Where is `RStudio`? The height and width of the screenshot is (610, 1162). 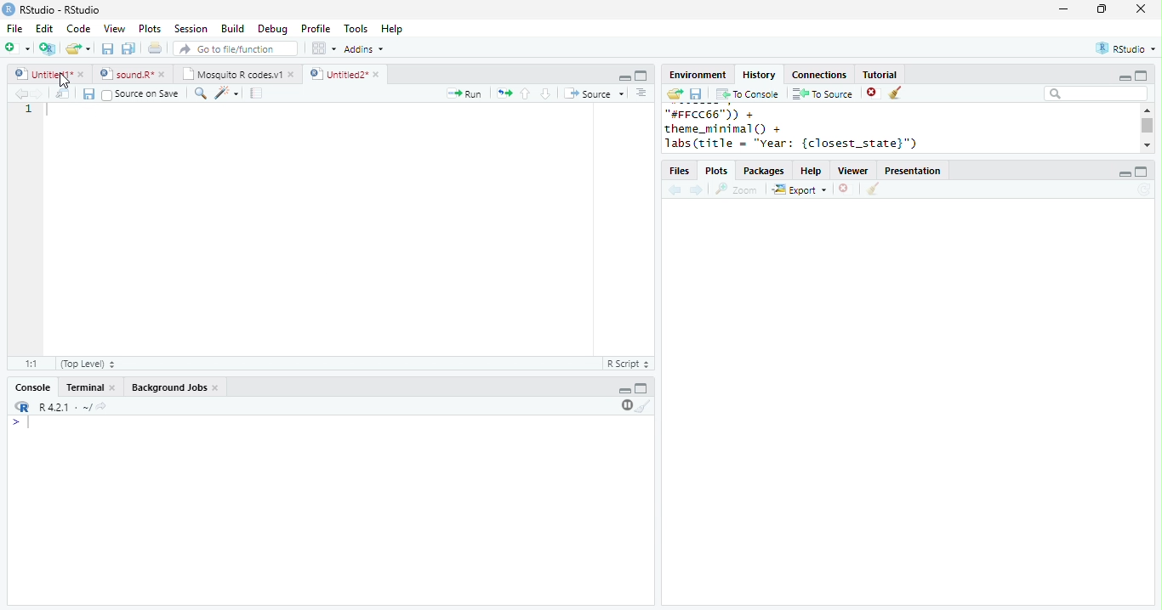 RStudio is located at coordinates (1128, 48).